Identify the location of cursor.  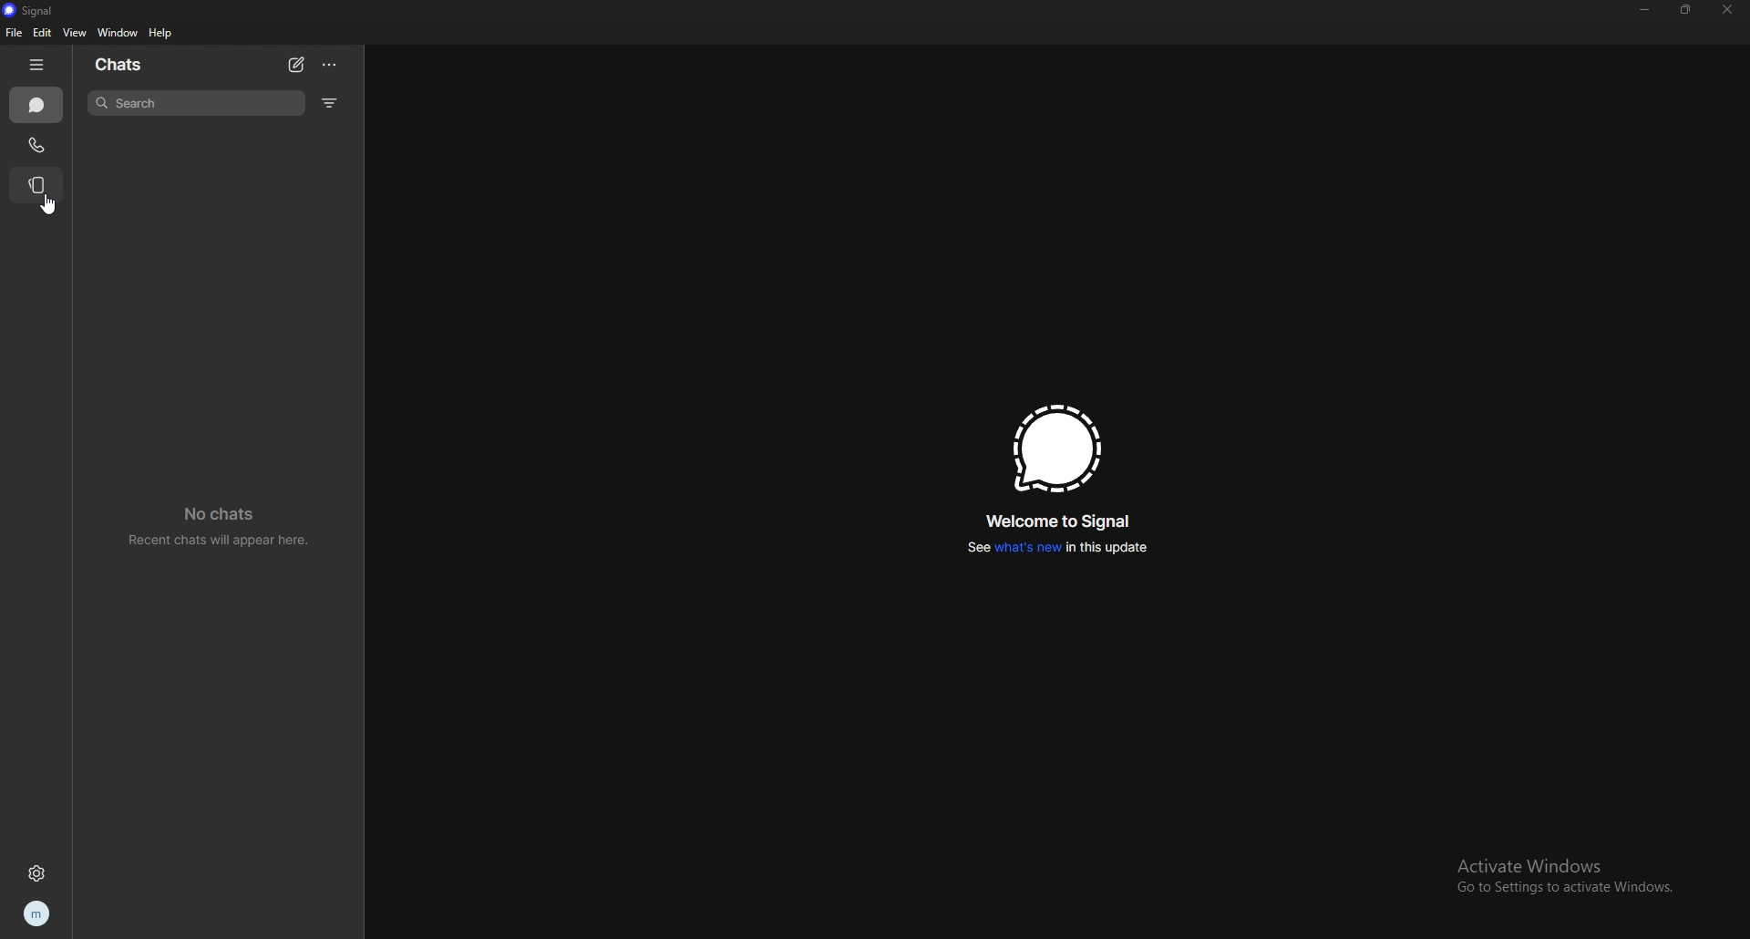
(46, 201).